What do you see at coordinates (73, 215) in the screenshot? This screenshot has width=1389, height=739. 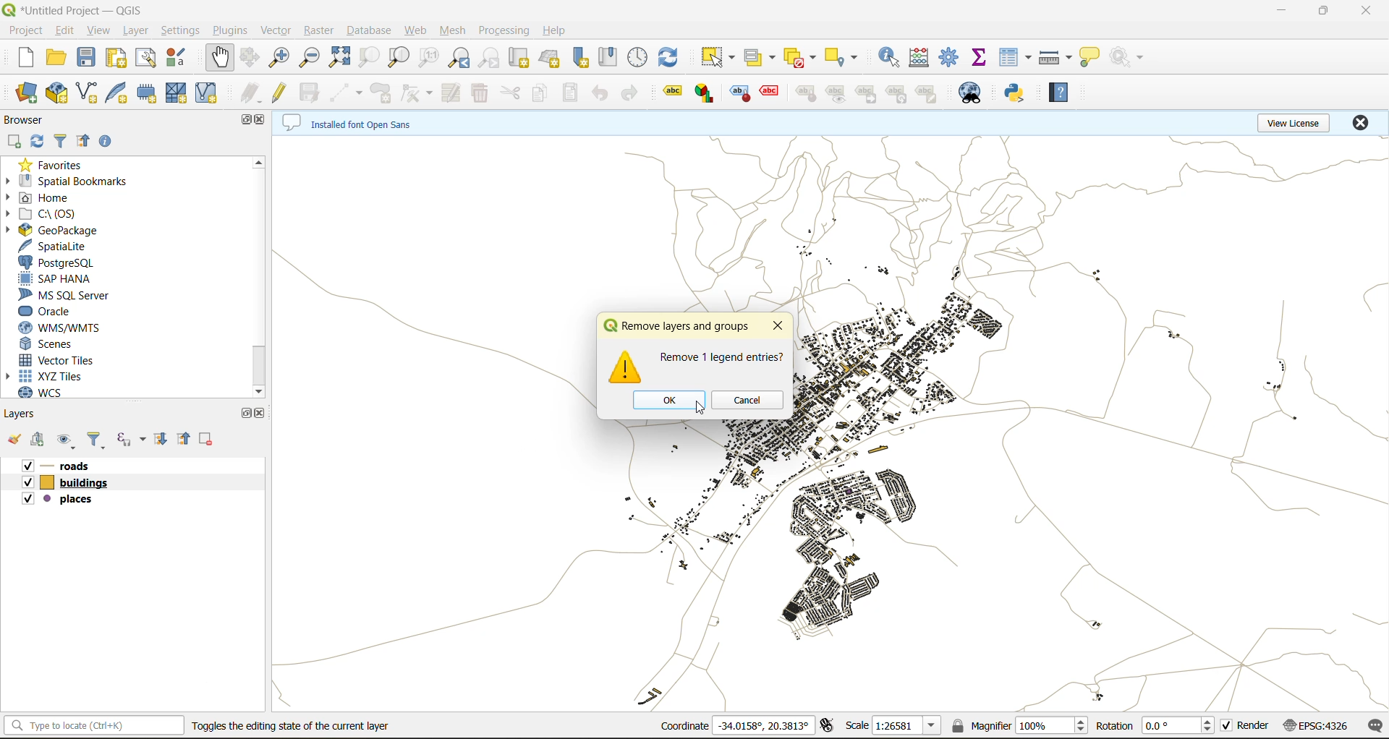 I see `c\:os` at bounding box center [73, 215].